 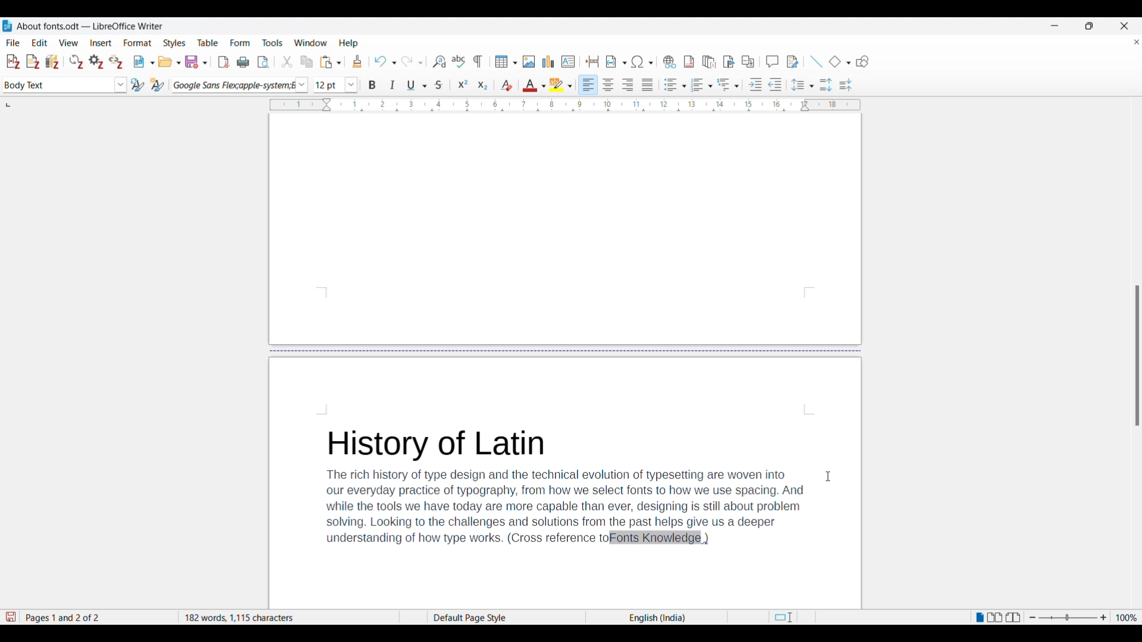 I want to click on Current zoom factor, so click(x=1127, y=618).